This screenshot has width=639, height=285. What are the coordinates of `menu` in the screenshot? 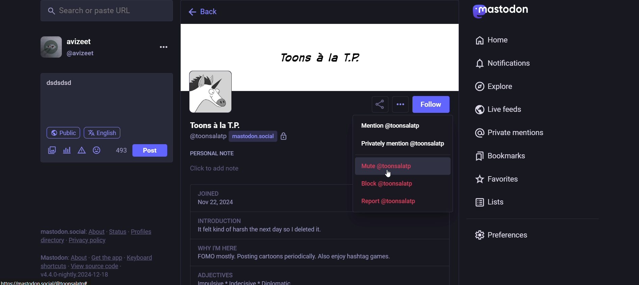 It's located at (46, 283).